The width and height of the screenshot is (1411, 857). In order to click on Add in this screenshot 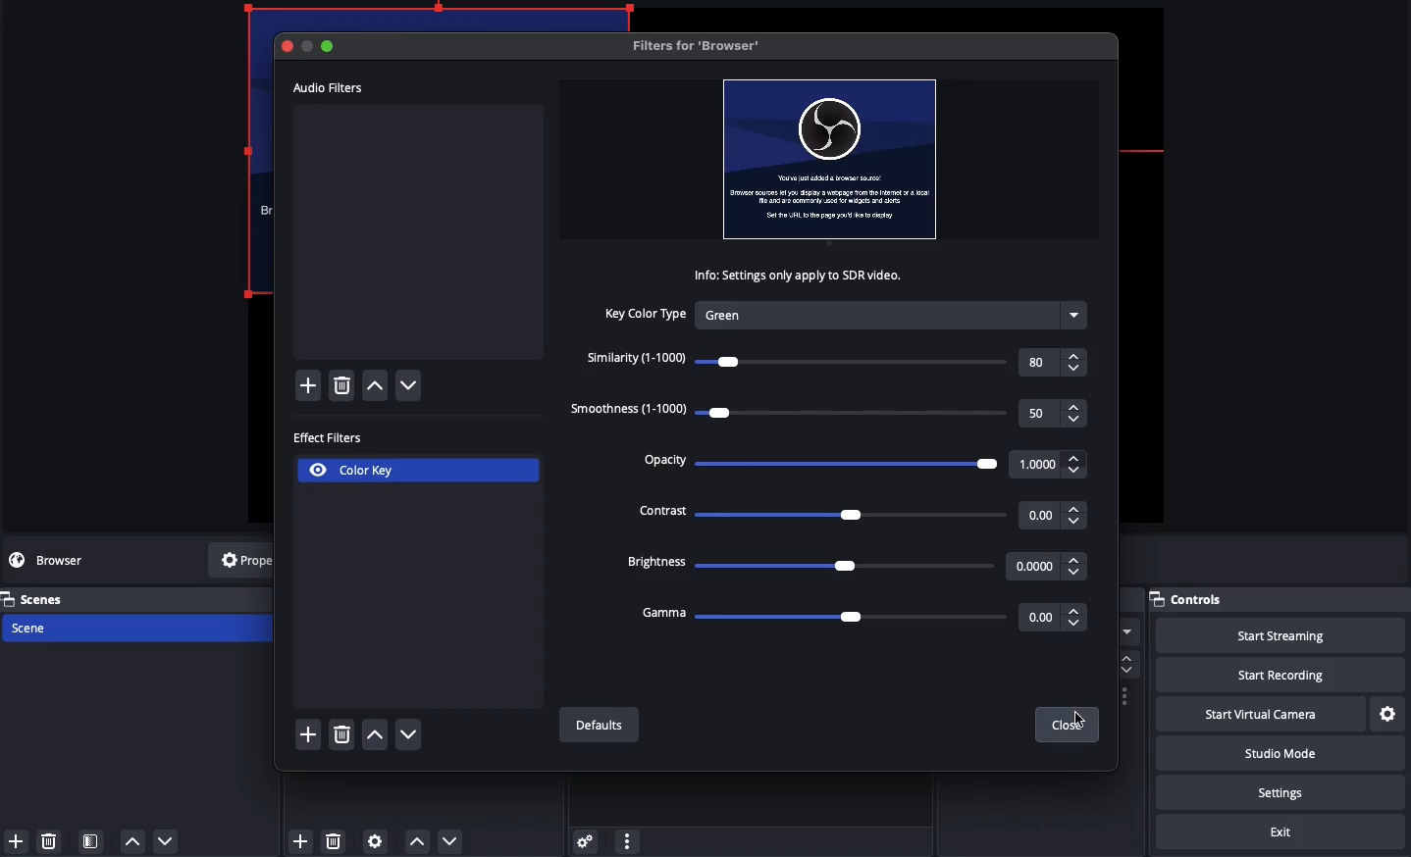, I will do `click(301, 840)`.